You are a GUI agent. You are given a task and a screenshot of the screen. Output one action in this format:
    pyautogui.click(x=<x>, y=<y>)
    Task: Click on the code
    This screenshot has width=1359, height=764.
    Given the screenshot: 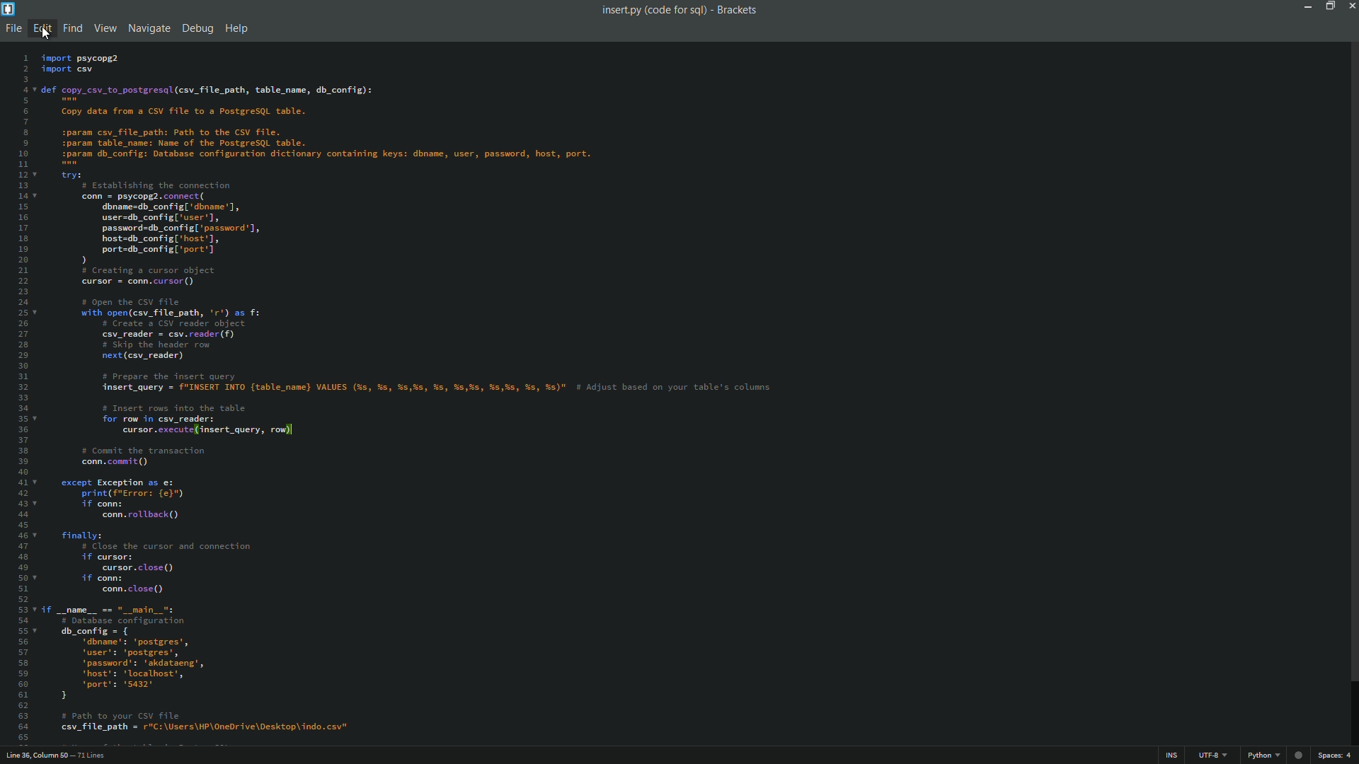 What is the action you would take?
    pyautogui.click(x=444, y=398)
    